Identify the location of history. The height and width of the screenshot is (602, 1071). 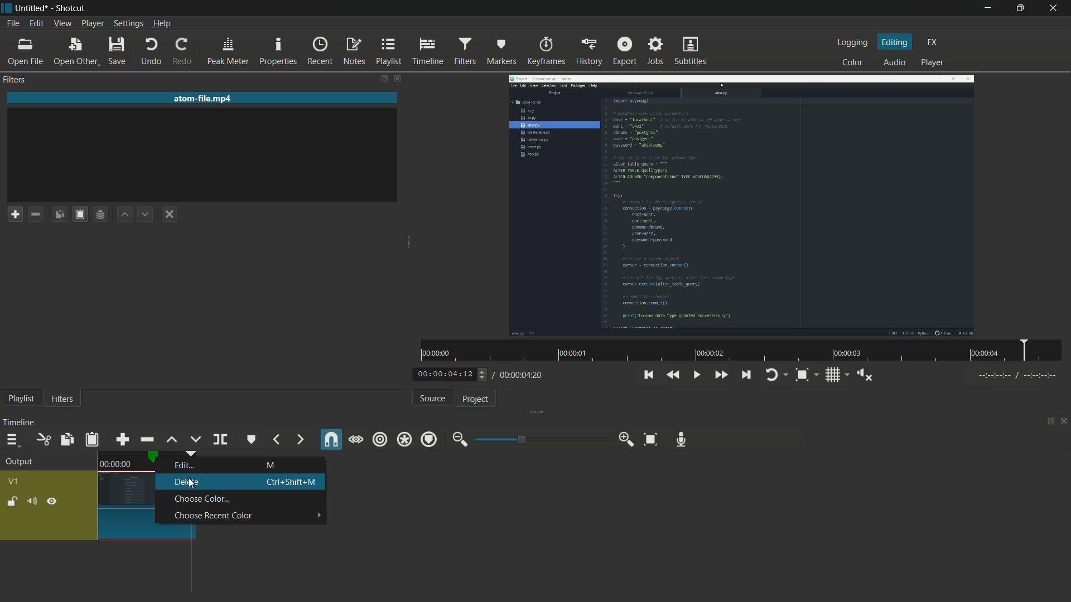
(588, 53).